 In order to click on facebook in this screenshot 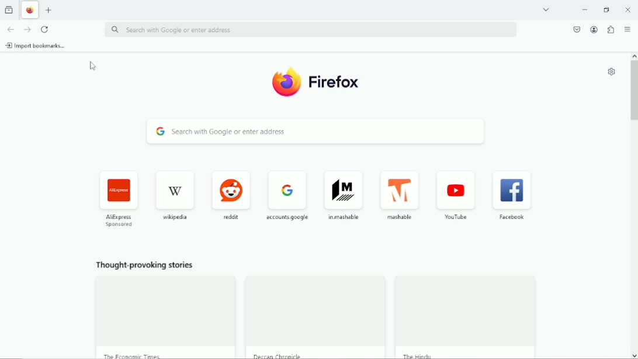, I will do `click(514, 198)`.